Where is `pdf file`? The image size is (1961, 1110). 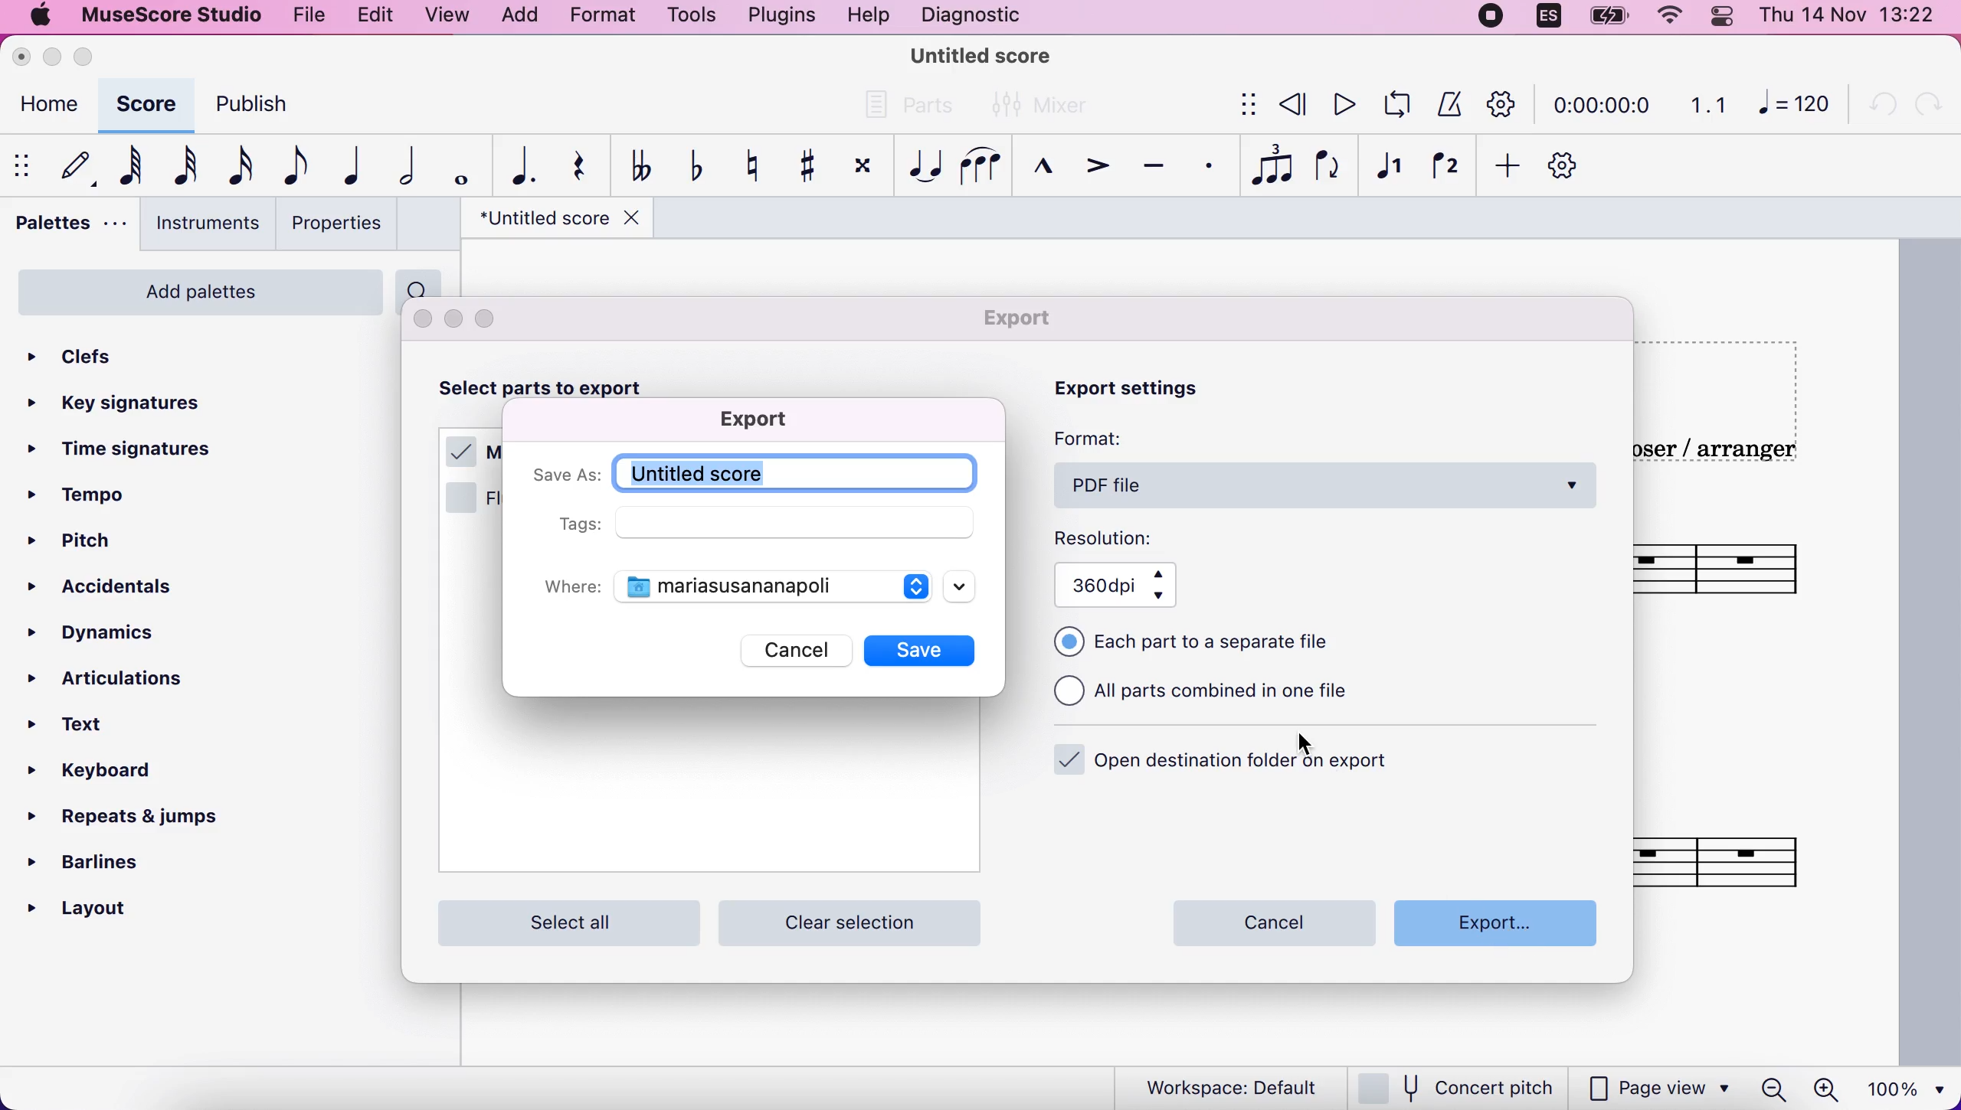
pdf file is located at coordinates (1328, 485).